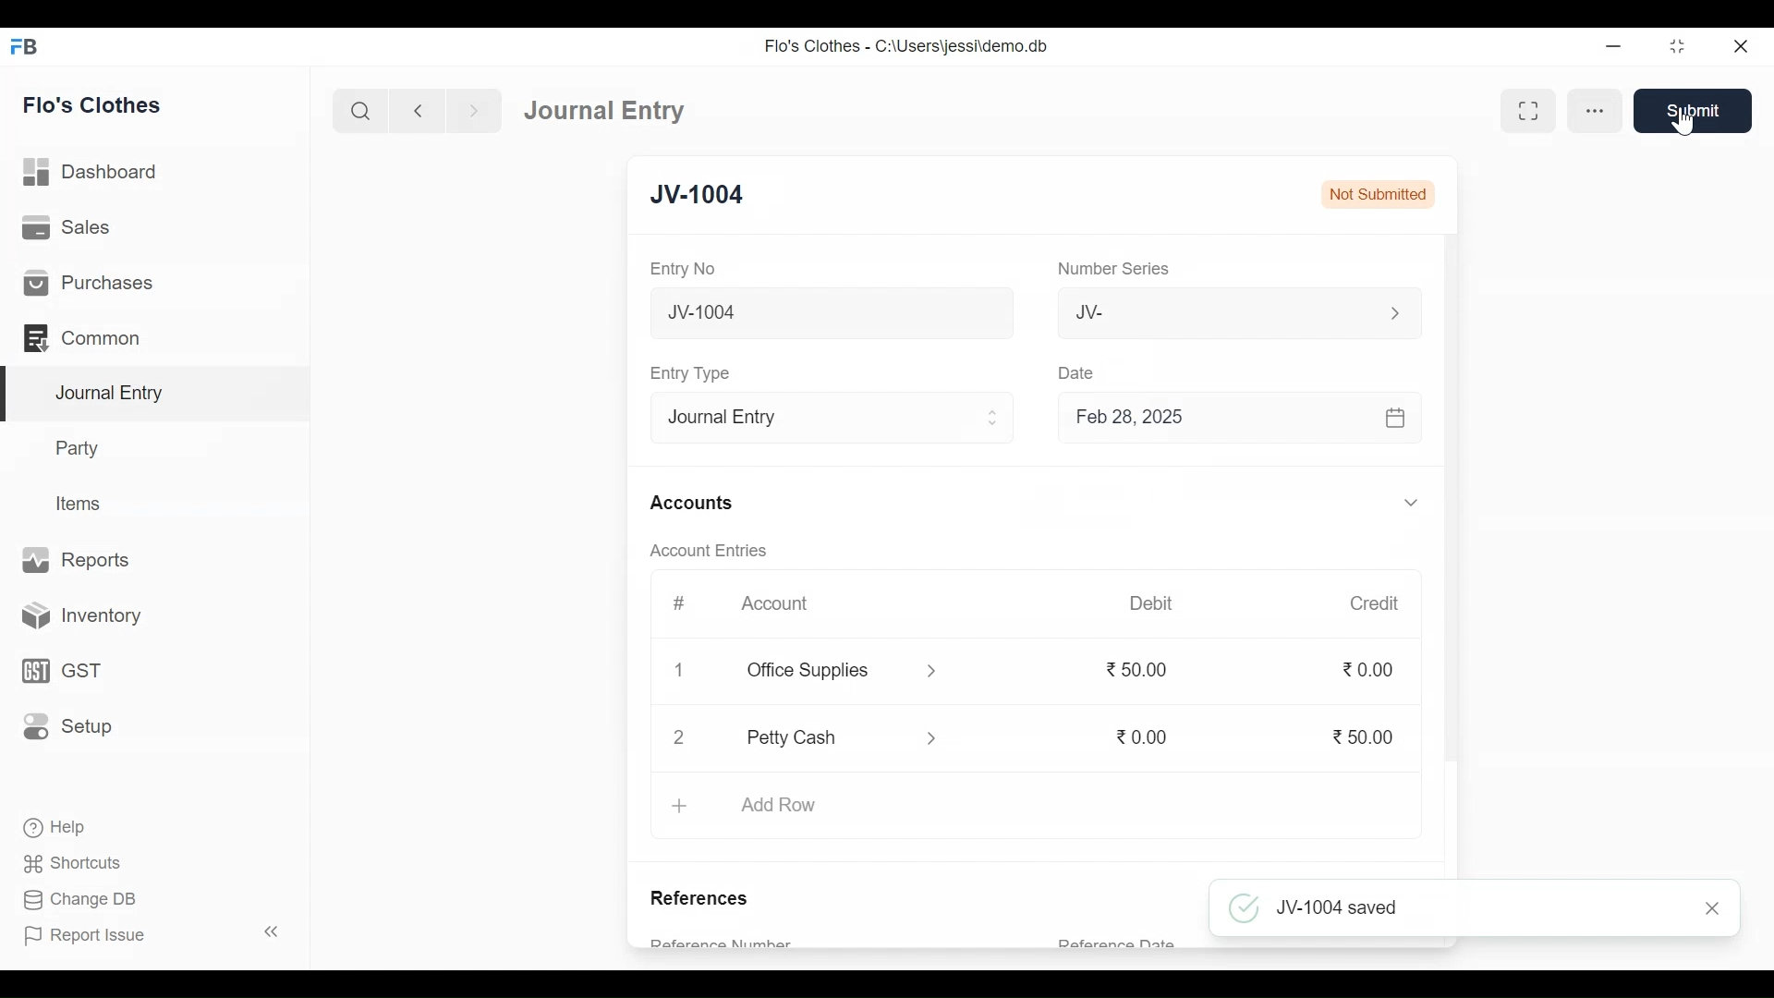 Image resolution: width=1774 pixels, height=998 pixels. Describe the element at coordinates (69, 226) in the screenshot. I see `Sales` at that location.